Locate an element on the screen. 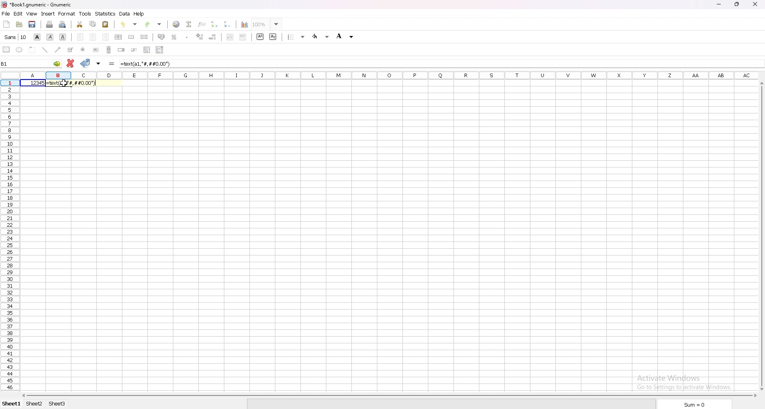 This screenshot has height=409, width=765. copy is located at coordinates (92, 24).